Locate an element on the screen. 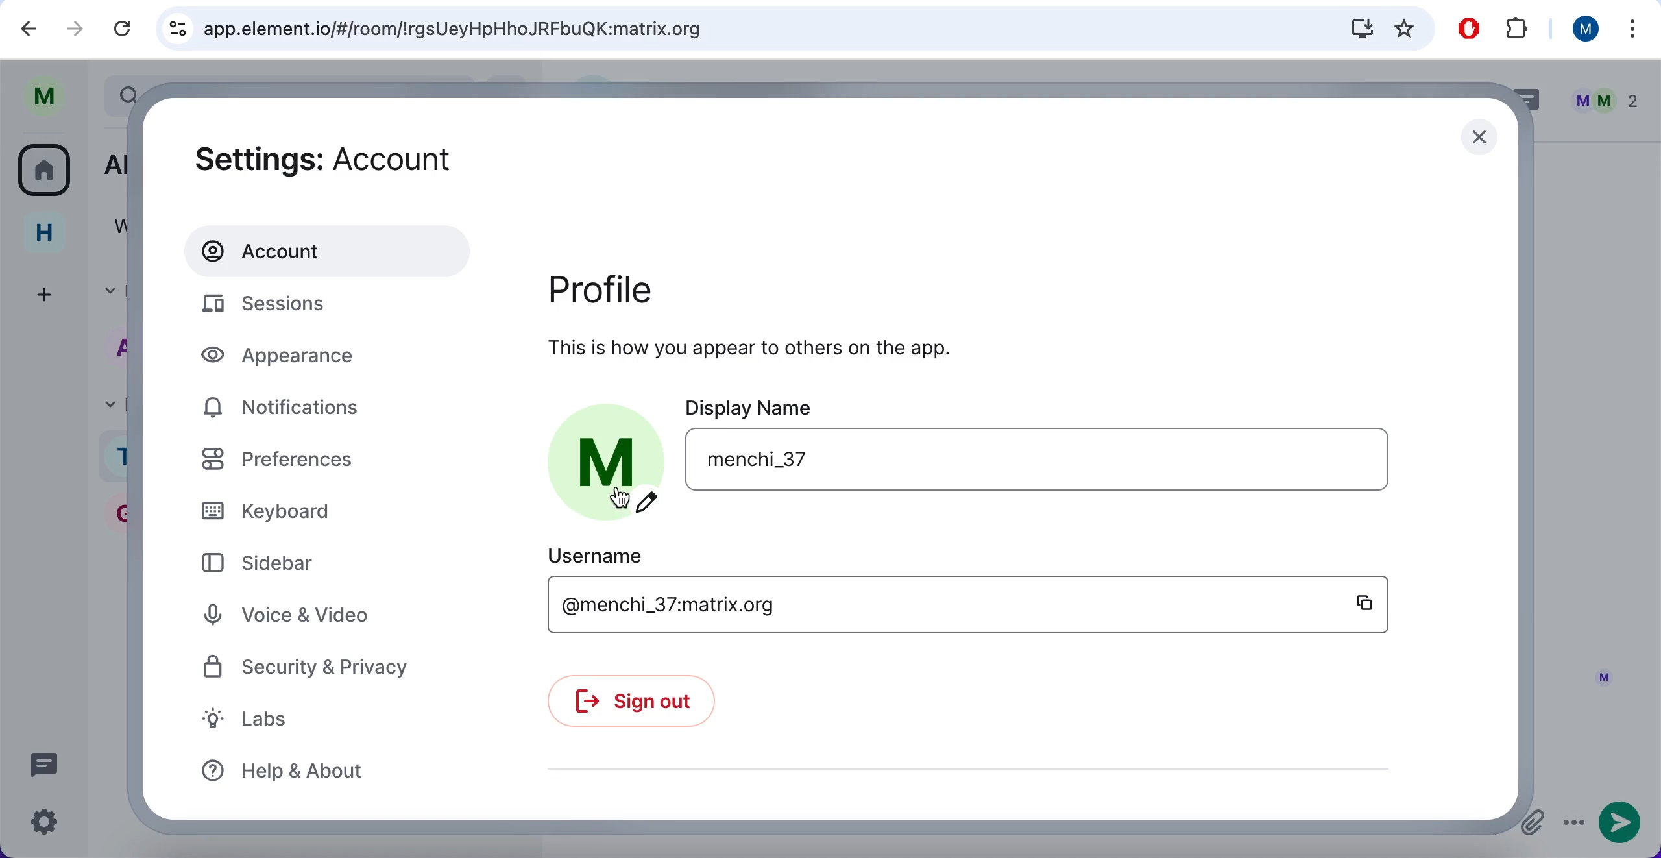 The width and height of the screenshot is (1661, 858). ad block is located at coordinates (1465, 29).